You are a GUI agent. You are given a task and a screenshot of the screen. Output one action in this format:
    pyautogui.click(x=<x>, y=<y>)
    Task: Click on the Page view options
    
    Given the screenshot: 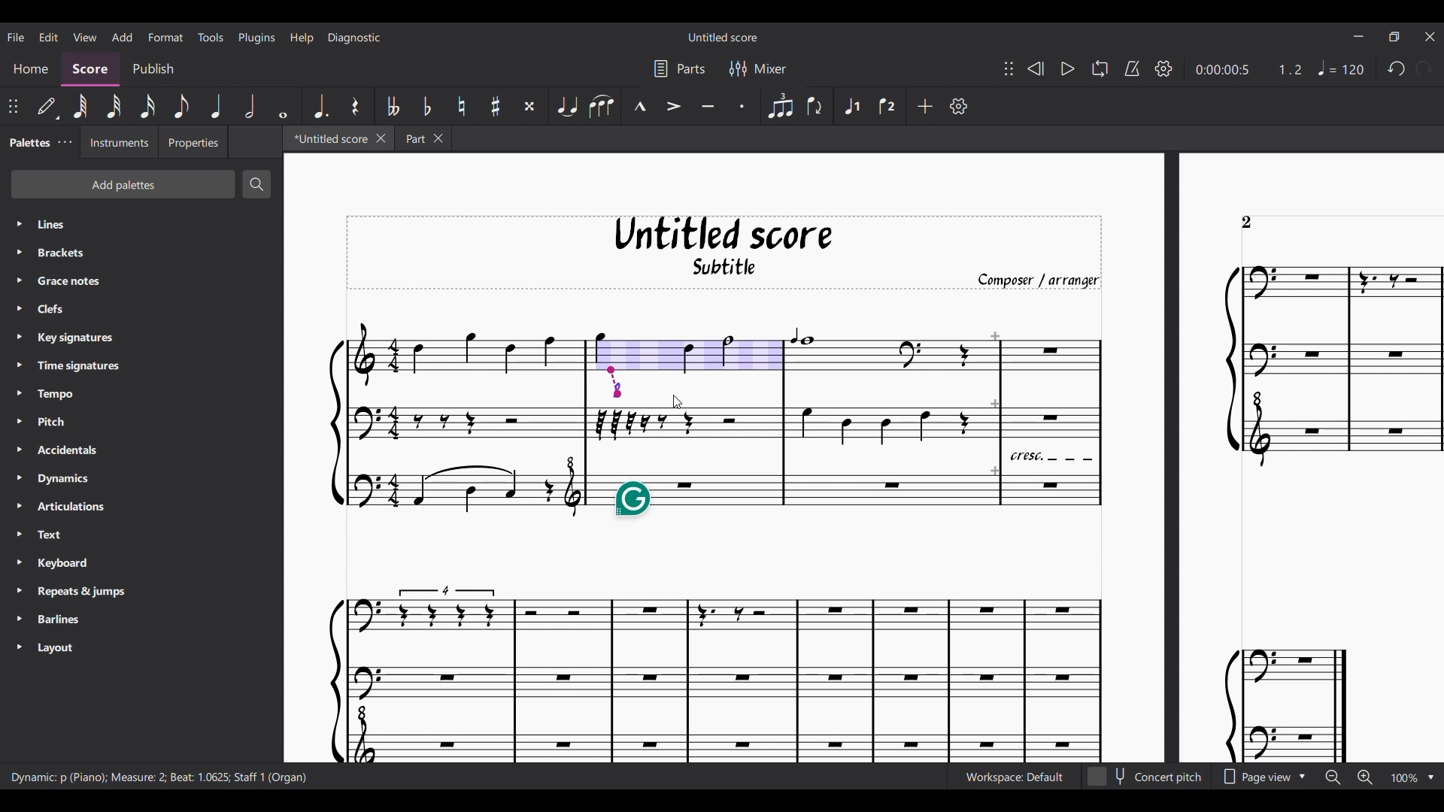 What is the action you would take?
    pyautogui.click(x=1262, y=776)
    